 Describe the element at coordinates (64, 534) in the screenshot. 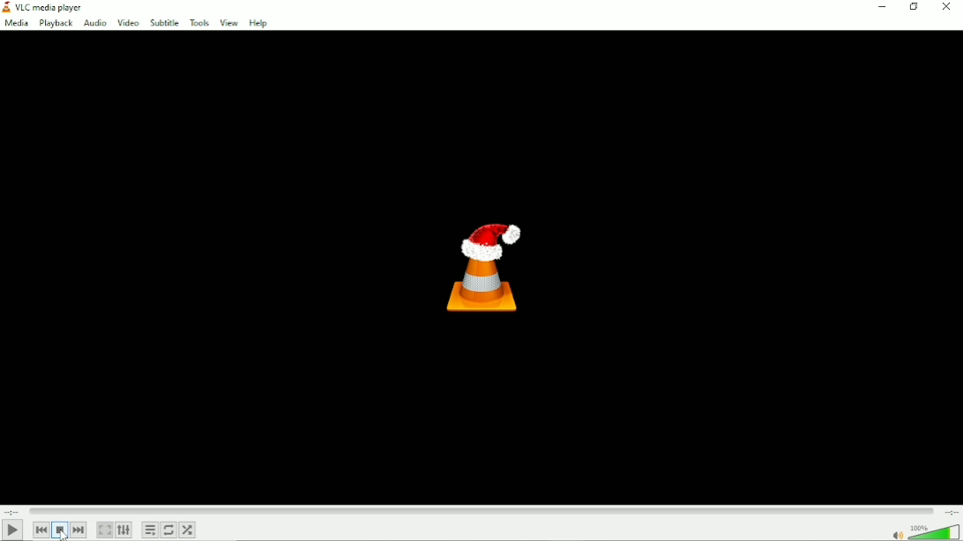

I see `Cursor` at that location.